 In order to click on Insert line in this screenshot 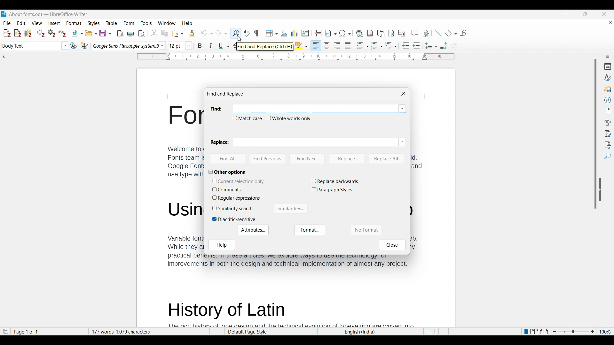, I will do `click(438, 33)`.